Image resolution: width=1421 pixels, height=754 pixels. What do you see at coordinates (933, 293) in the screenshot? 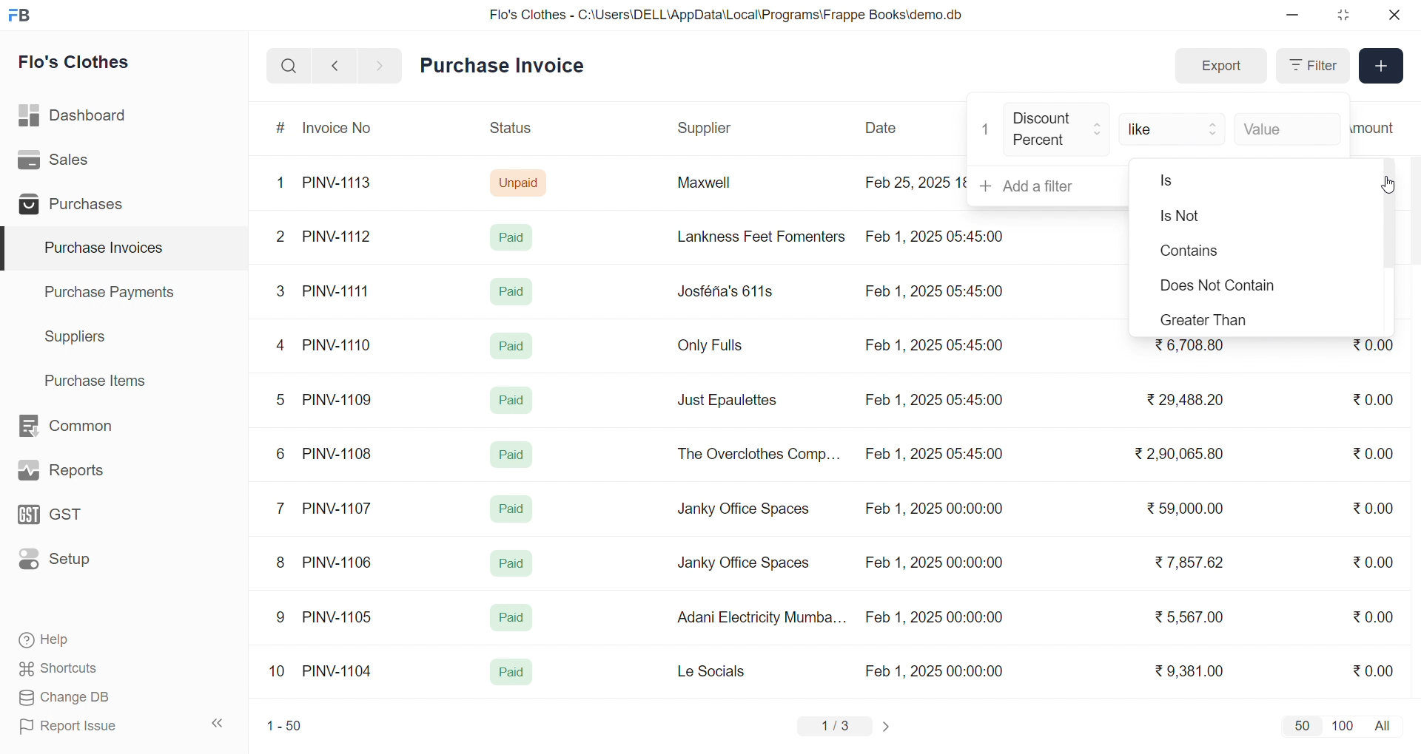
I see `Feb 1, 2025 05:45:00` at bounding box center [933, 293].